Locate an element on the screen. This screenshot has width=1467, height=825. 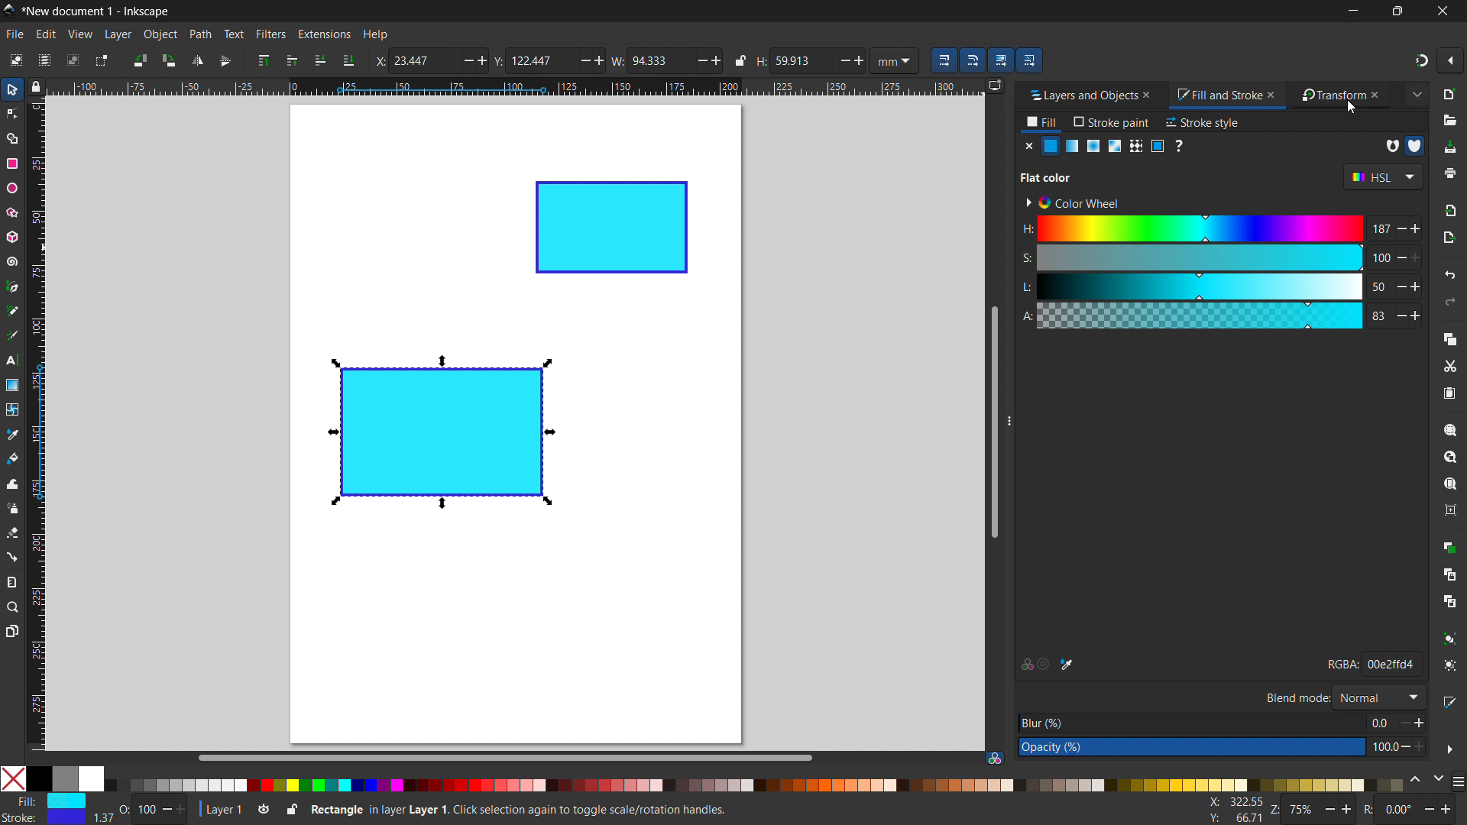
mm is located at coordinates (897, 60).